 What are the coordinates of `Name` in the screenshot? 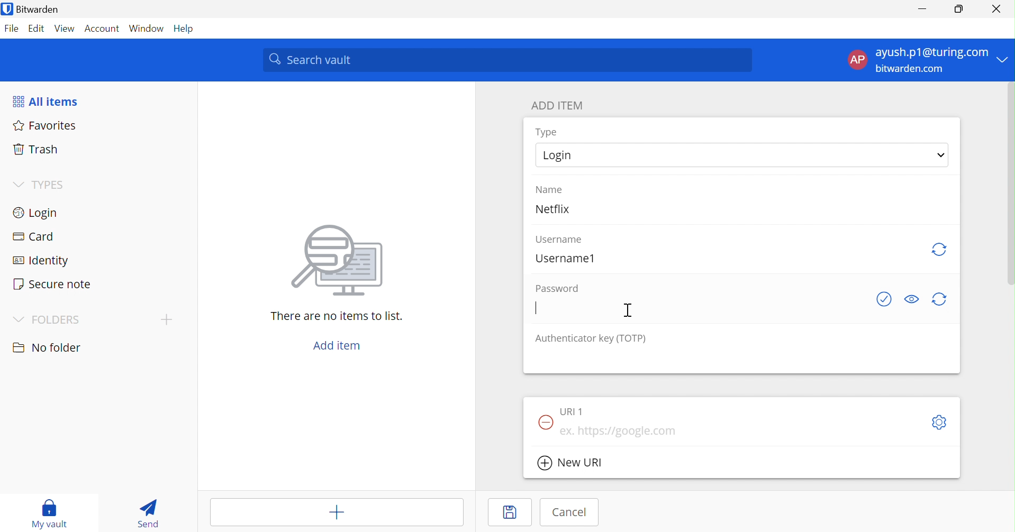 It's located at (549, 189).